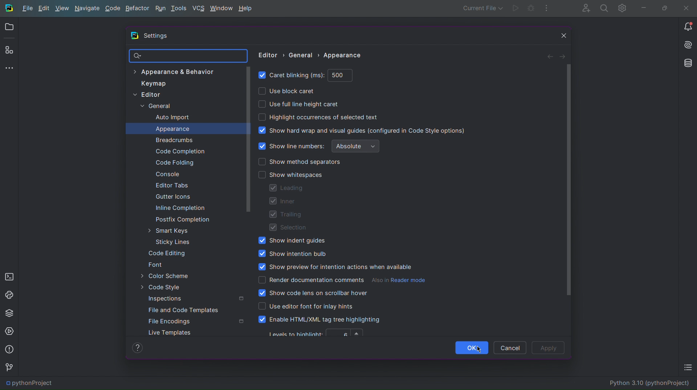 This screenshot has width=697, height=390. I want to click on Code Editing, so click(168, 253).